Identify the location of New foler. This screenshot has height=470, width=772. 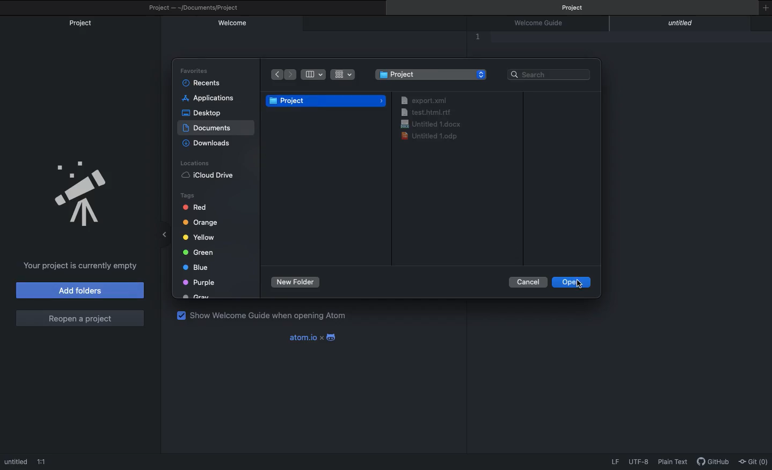
(296, 282).